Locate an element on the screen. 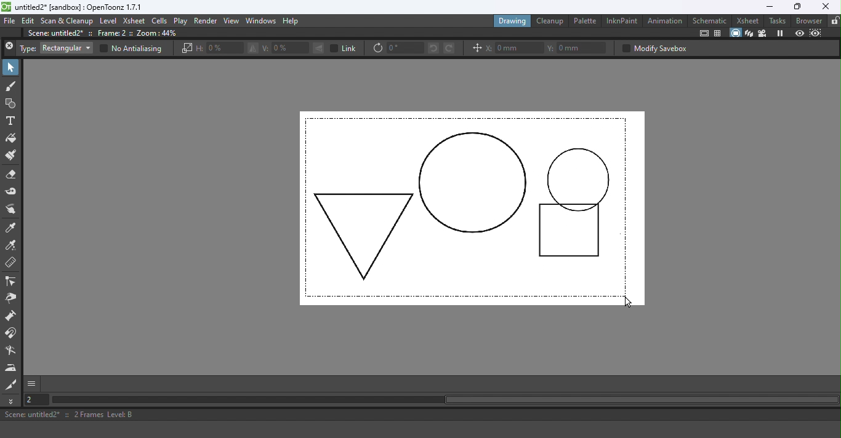 Image resolution: width=841 pixels, height=438 pixels. Tasks is located at coordinates (777, 20).